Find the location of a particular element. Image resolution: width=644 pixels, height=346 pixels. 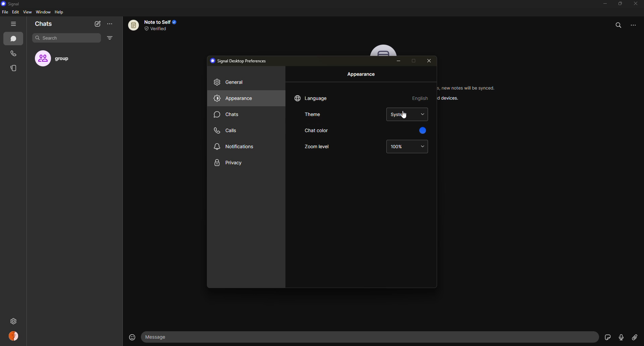

drop down is located at coordinates (423, 114).